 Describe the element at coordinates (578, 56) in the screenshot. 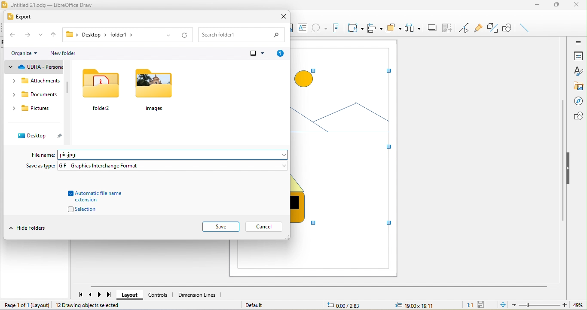

I see `properties` at that location.